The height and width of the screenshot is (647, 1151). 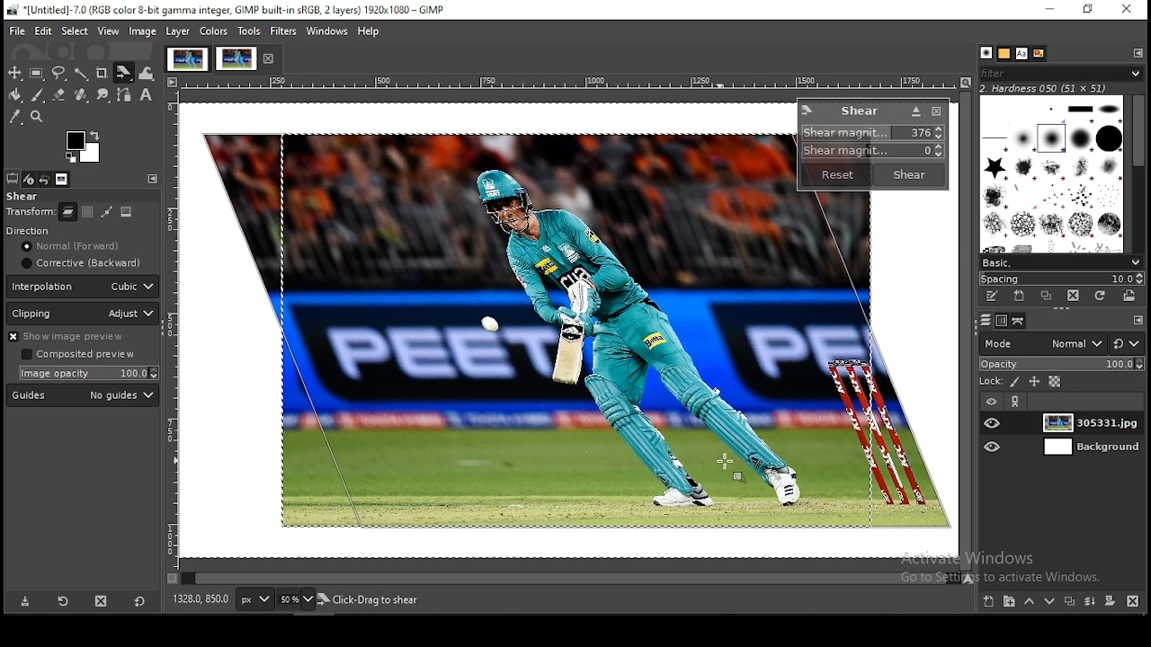 I want to click on patterns, so click(x=985, y=52).